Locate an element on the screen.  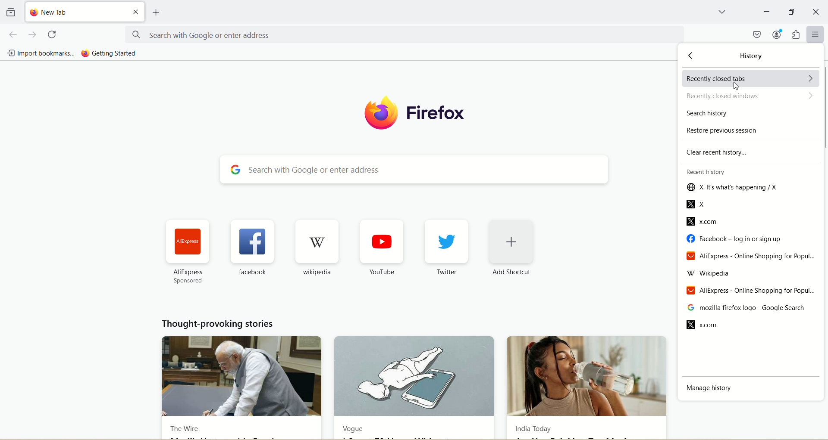
recently closed tabs is located at coordinates (752, 78).